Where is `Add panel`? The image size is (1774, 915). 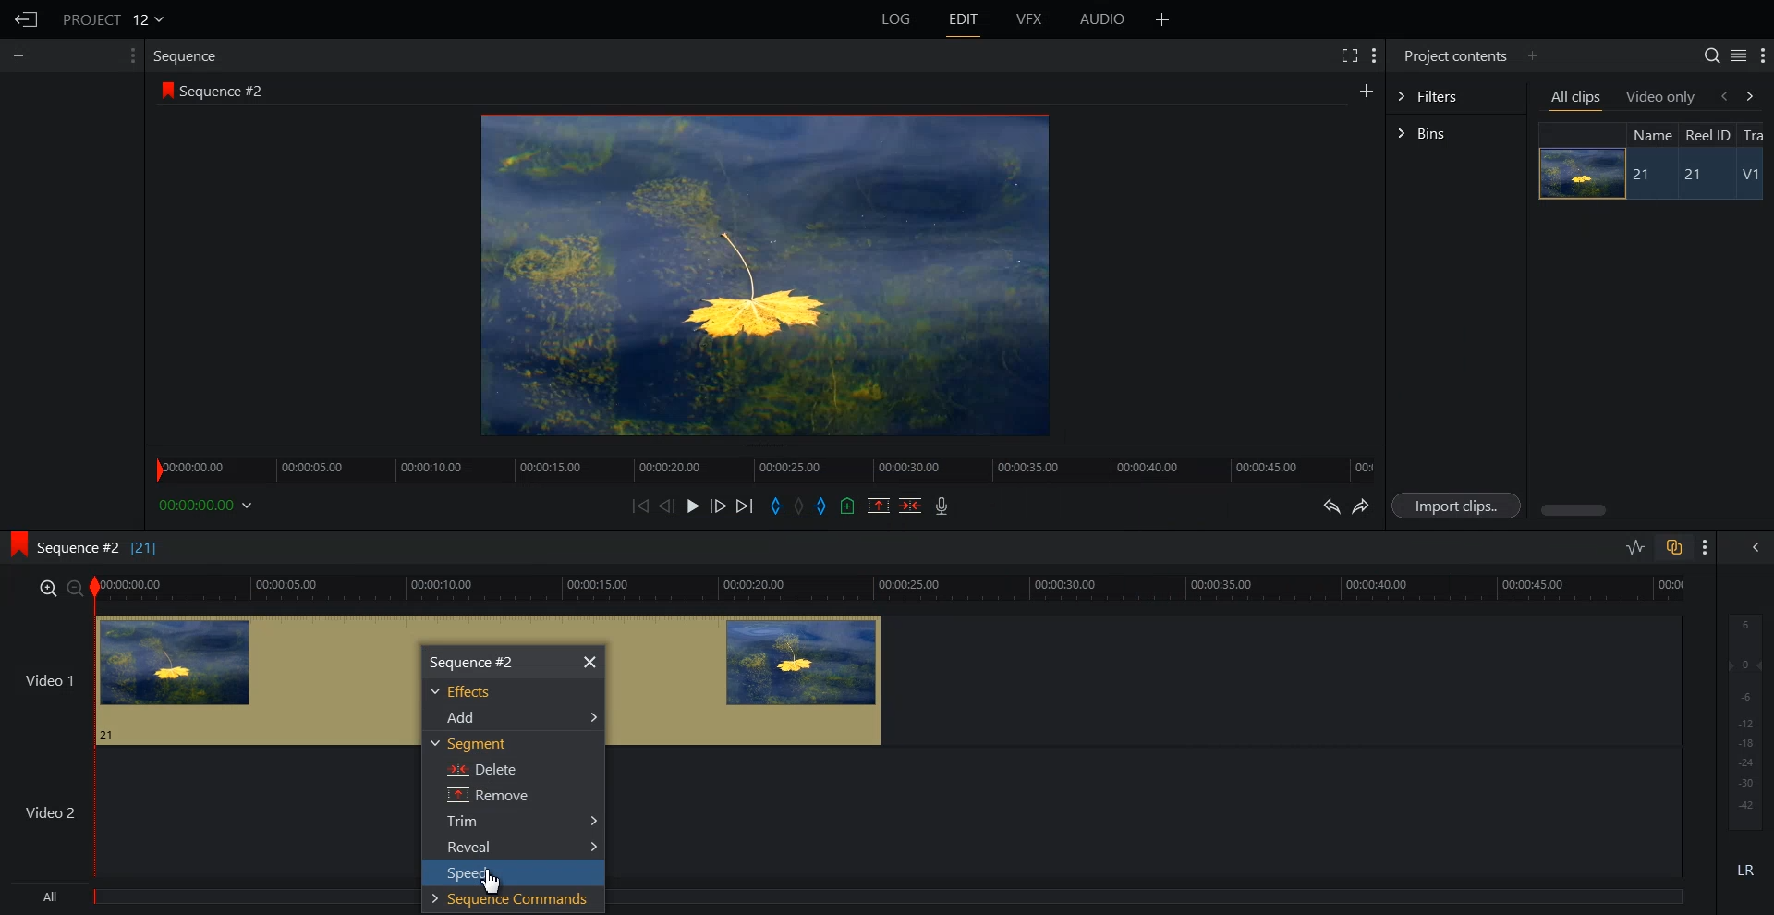 Add panel is located at coordinates (1366, 90).